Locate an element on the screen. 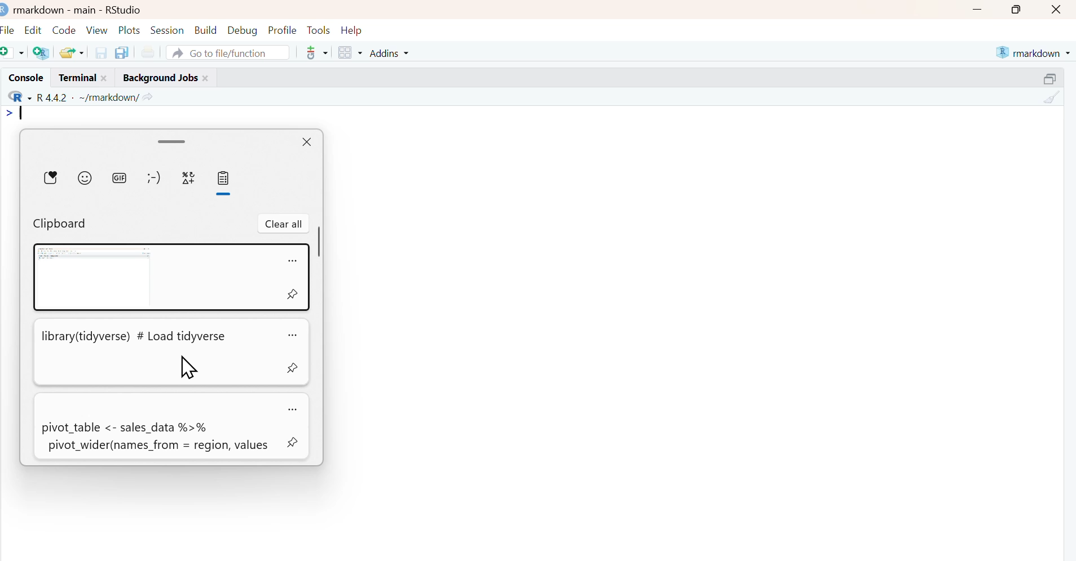 Image resolution: width=1076 pixels, height=561 pixels. markdown is located at coordinates (1035, 51).